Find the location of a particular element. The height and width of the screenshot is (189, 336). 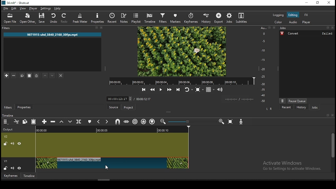

settings is located at coordinates (46, 9).